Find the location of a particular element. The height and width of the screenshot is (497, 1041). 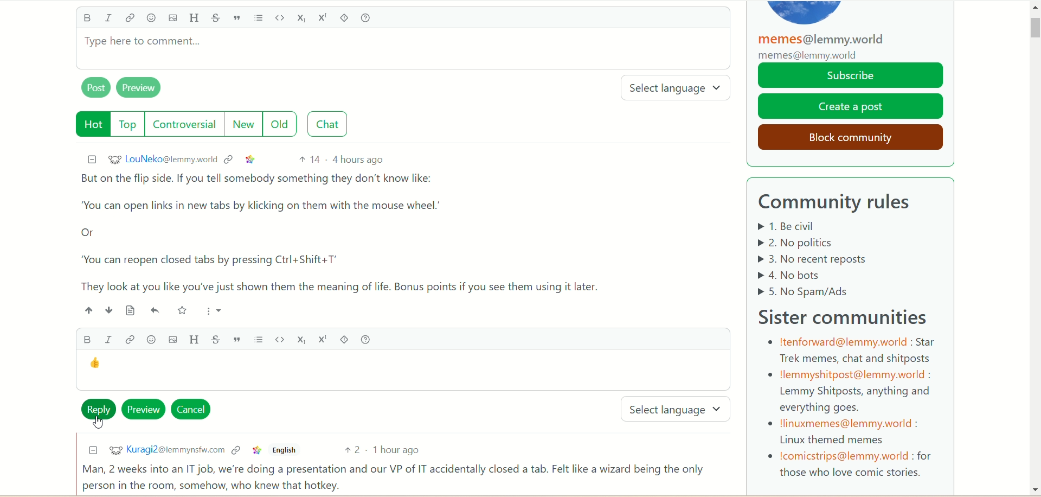

reply is located at coordinates (97, 405).